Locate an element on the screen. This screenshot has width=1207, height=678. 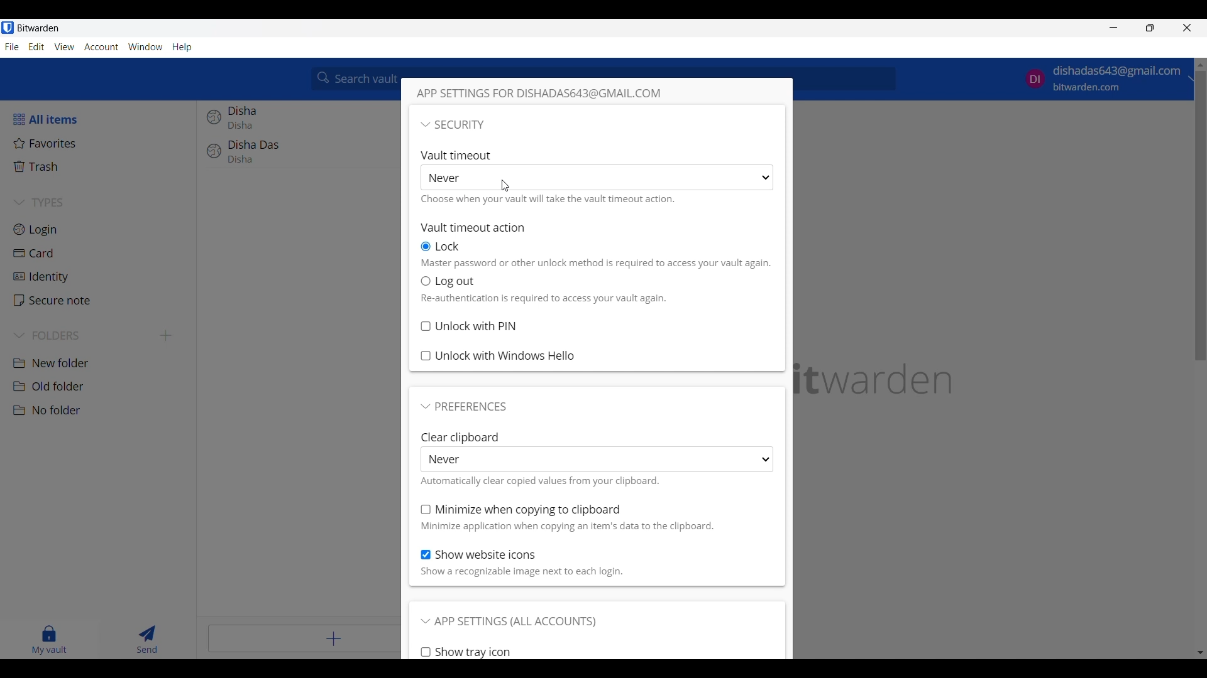
Description of above toggle is located at coordinates (568, 527).